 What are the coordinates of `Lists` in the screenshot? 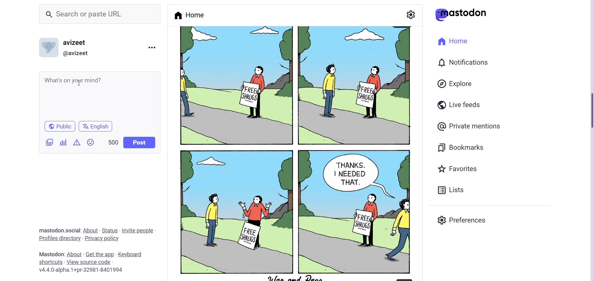 It's located at (452, 189).